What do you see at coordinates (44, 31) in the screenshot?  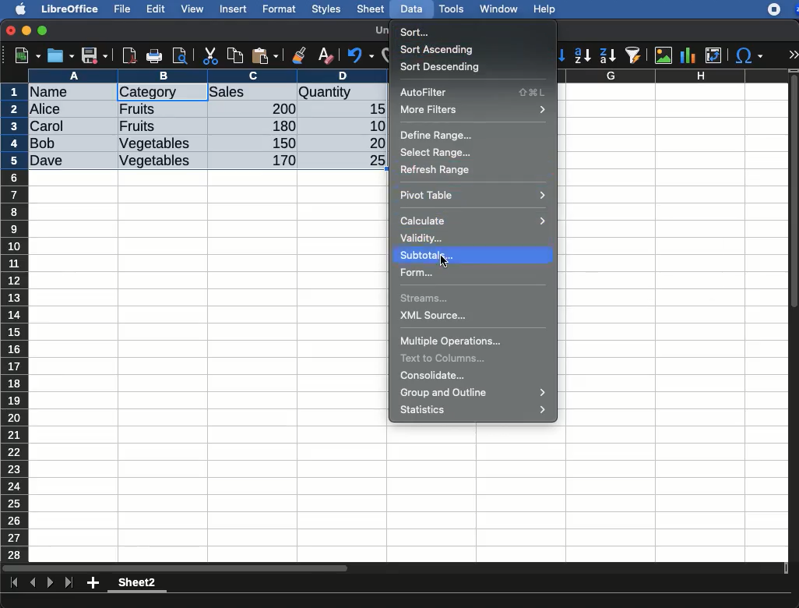 I see `maximize` at bounding box center [44, 31].